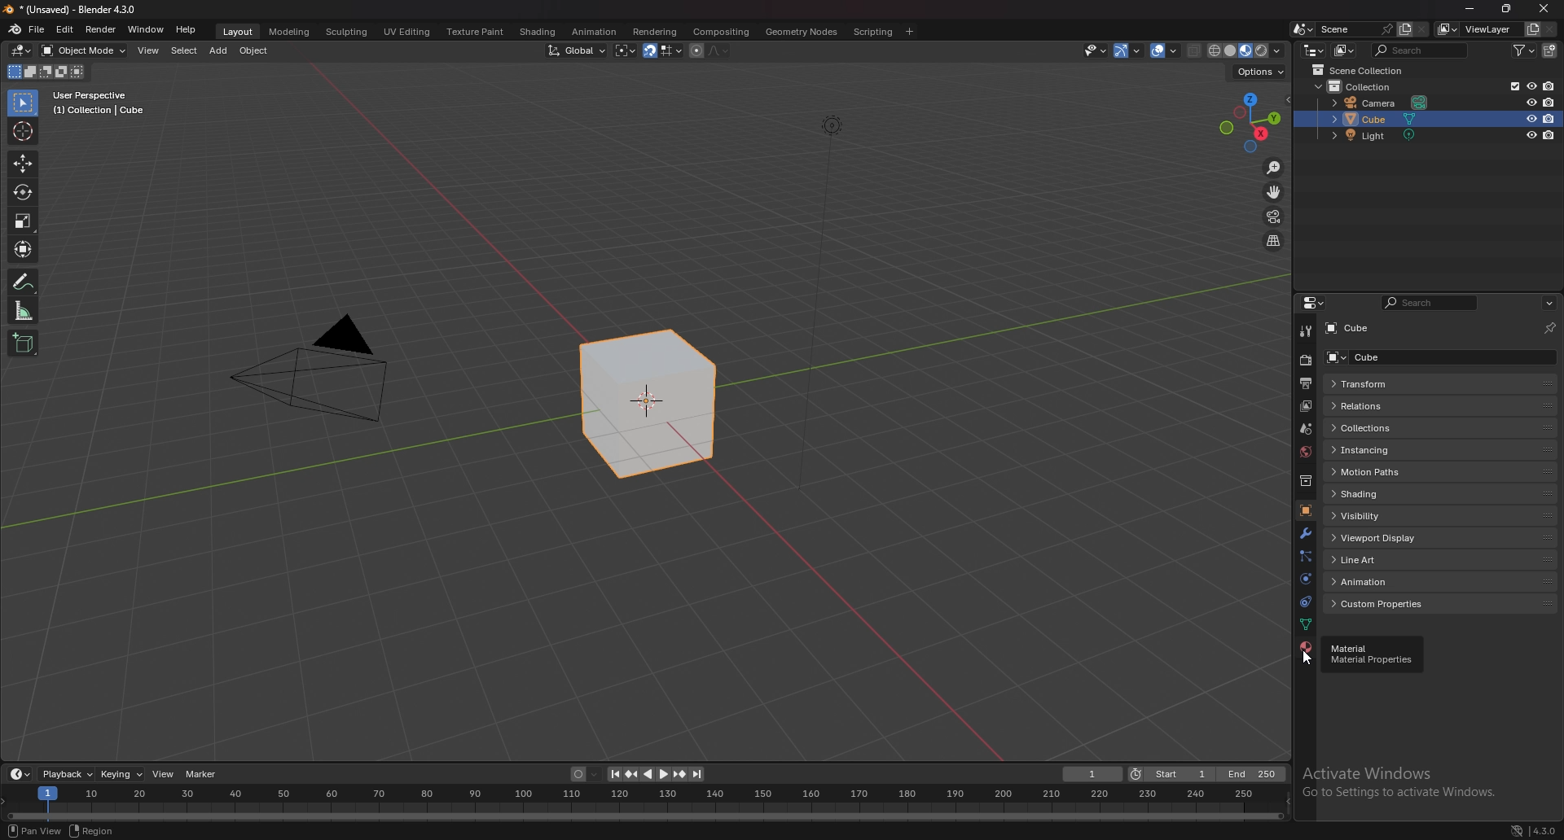 The height and width of the screenshot is (840, 1564). Describe the element at coordinates (82, 10) in the screenshot. I see `* (Unsaved) - Blender 4.3.0` at that location.